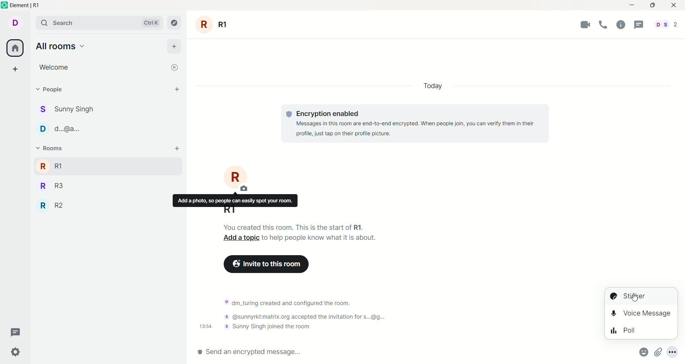  Describe the element at coordinates (61, 46) in the screenshot. I see `all rooms` at that location.